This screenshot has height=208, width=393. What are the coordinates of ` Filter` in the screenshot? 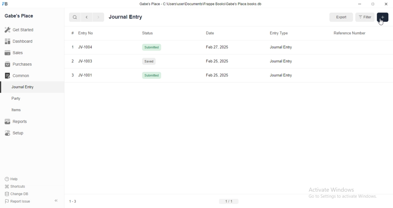 It's located at (365, 17).